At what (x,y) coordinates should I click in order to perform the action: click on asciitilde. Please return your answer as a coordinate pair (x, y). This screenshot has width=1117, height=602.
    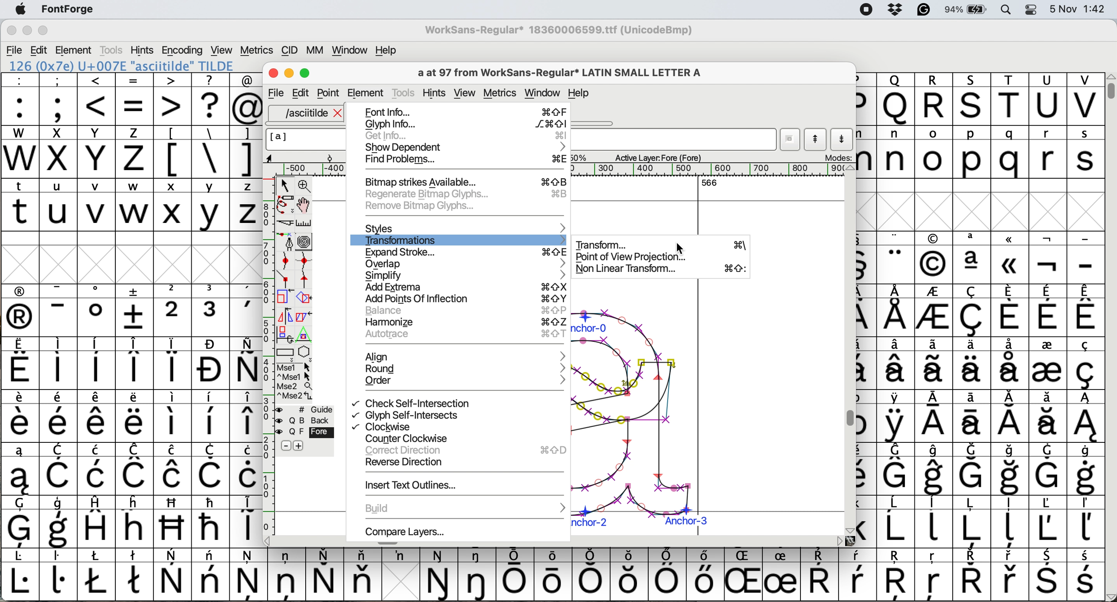
    Looking at the image, I should click on (312, 113).